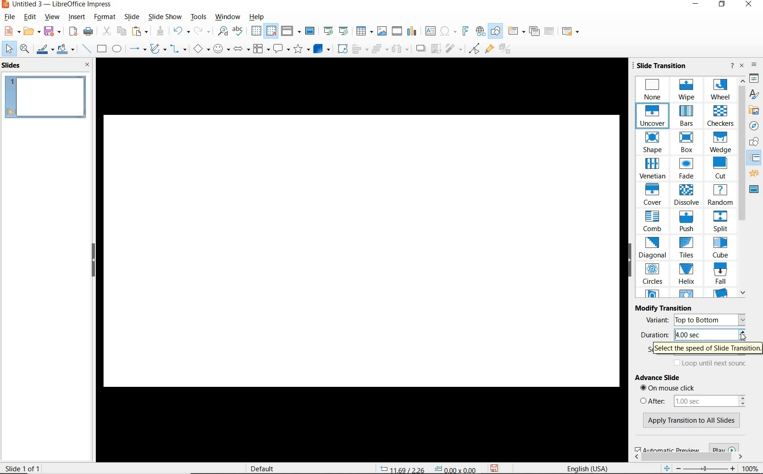  I want to click on AFTER, so click(694, 400).